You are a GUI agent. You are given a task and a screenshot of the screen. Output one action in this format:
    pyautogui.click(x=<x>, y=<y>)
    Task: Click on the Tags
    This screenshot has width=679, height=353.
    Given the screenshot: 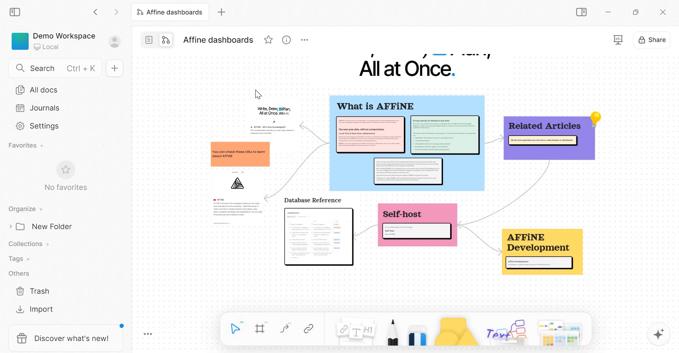 What is the action you would take?
    pyautogui.click(x=19, y=258)
    